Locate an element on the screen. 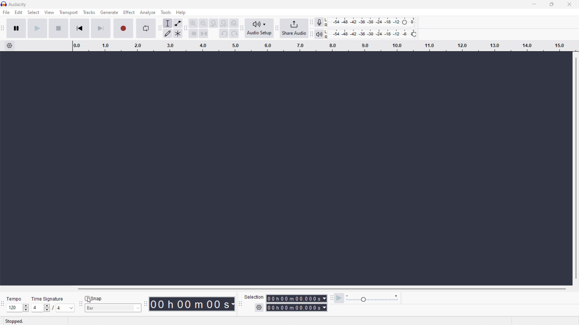 This screenshot has height=325, width=579. undo is located at coordinates (224, 33).